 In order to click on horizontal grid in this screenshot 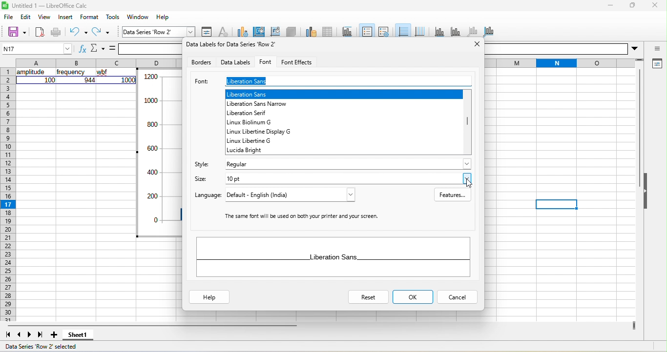, I will do `click(402, 30)`.